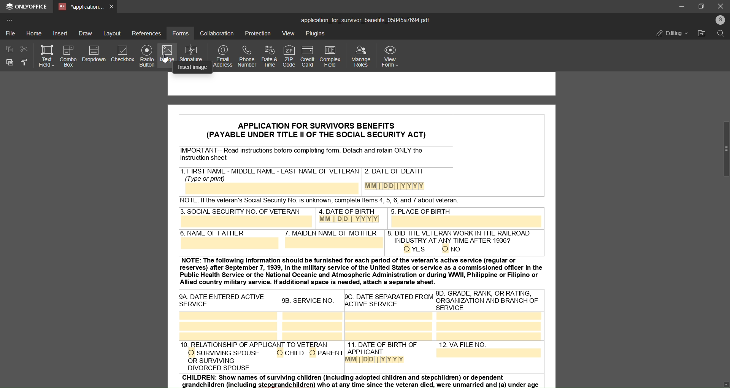  What do you see at coordinates (702, 34) in the screenshot?
I see `open file` at bounding box center [702, 34].